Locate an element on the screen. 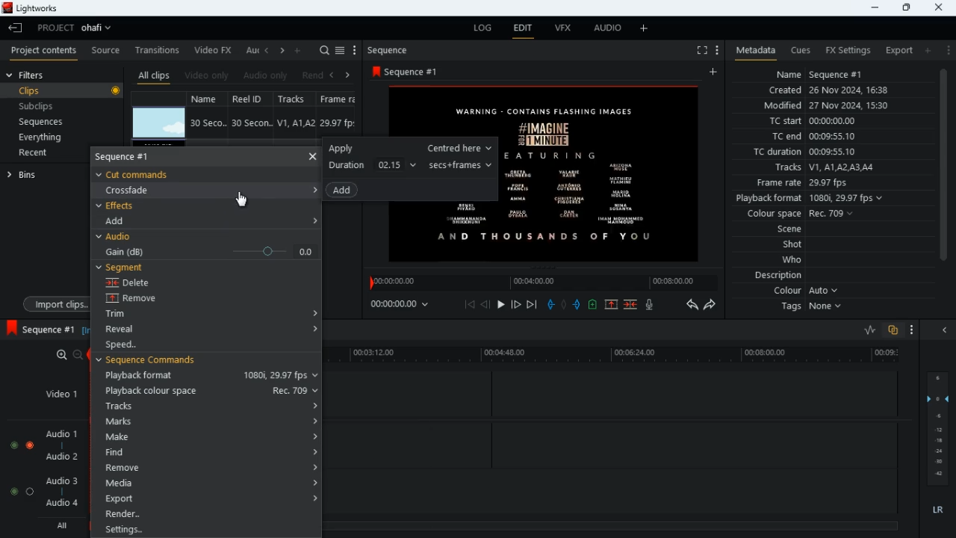 The height and width of the screenshot is (538, 956). maximize is located at coordinates (906, 7).